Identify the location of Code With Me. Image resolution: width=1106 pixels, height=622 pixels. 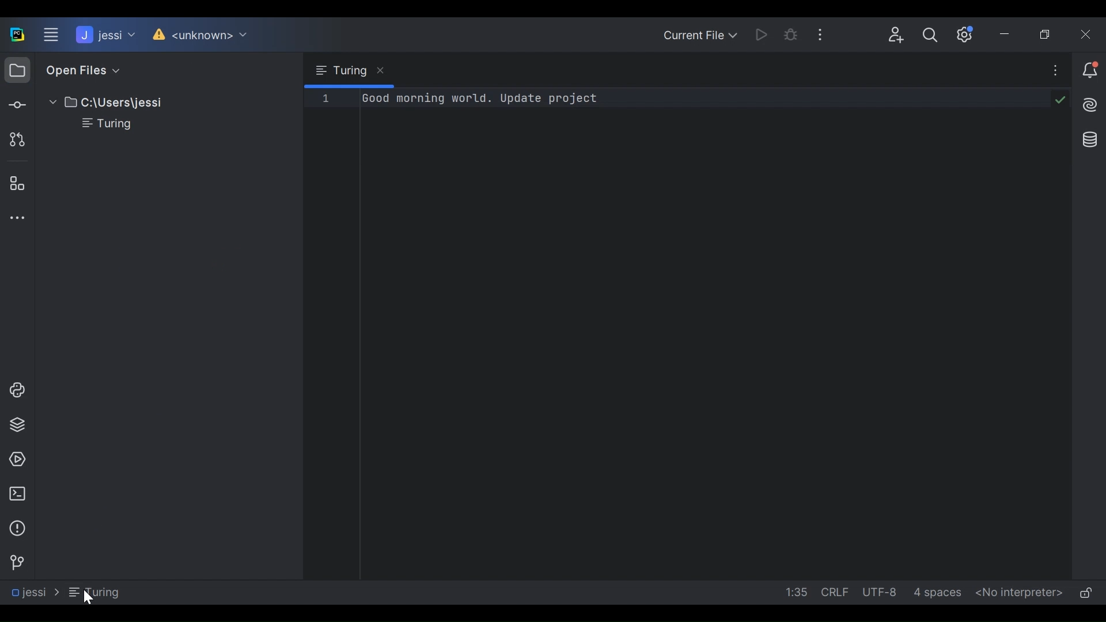
(897, 35).